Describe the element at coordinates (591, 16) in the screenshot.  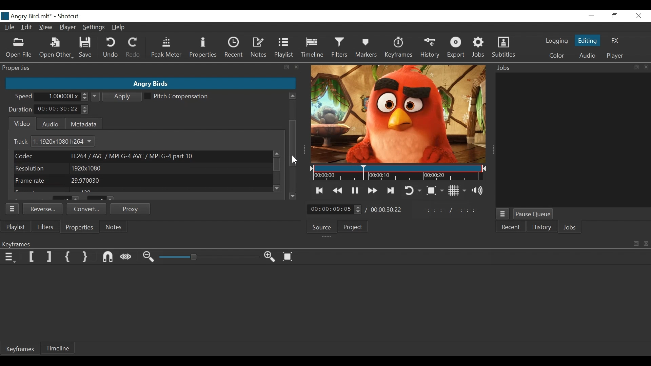
I see `Minimize` at that location.